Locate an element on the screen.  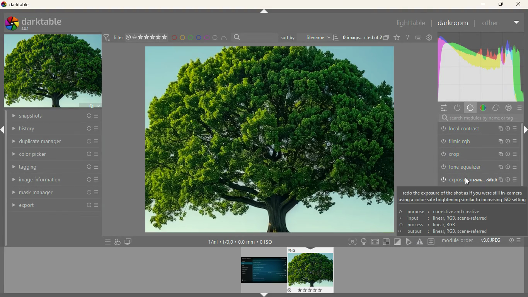
settings is located at coordinates (443, 108).